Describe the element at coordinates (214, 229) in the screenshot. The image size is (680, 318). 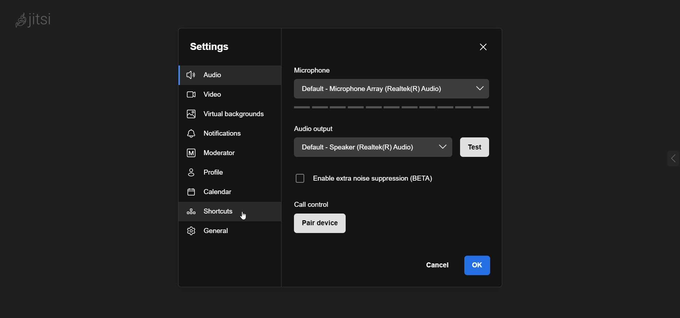
I see `general` at that location.